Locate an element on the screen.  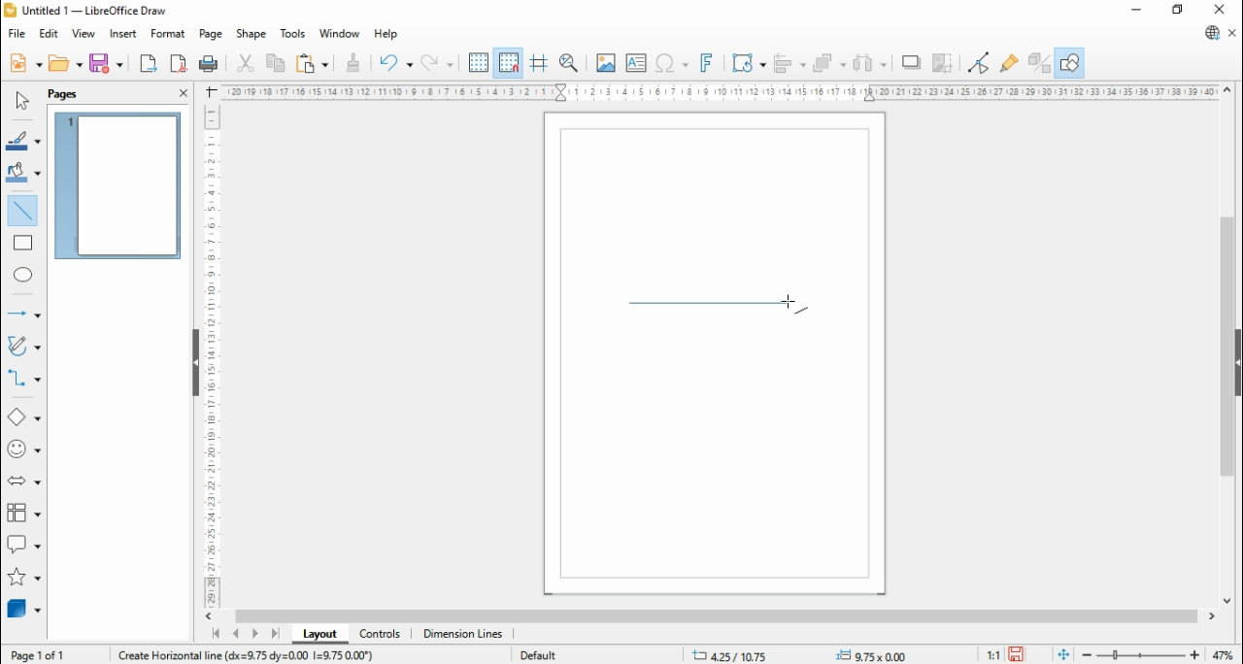
next page is located at coordinates (254, 633).